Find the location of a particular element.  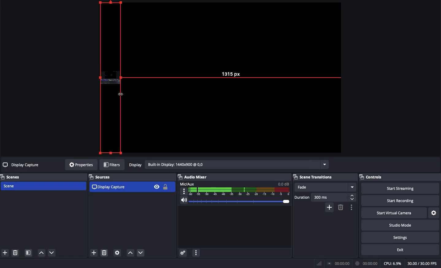

1315 px is located at coordinates (235, 72).